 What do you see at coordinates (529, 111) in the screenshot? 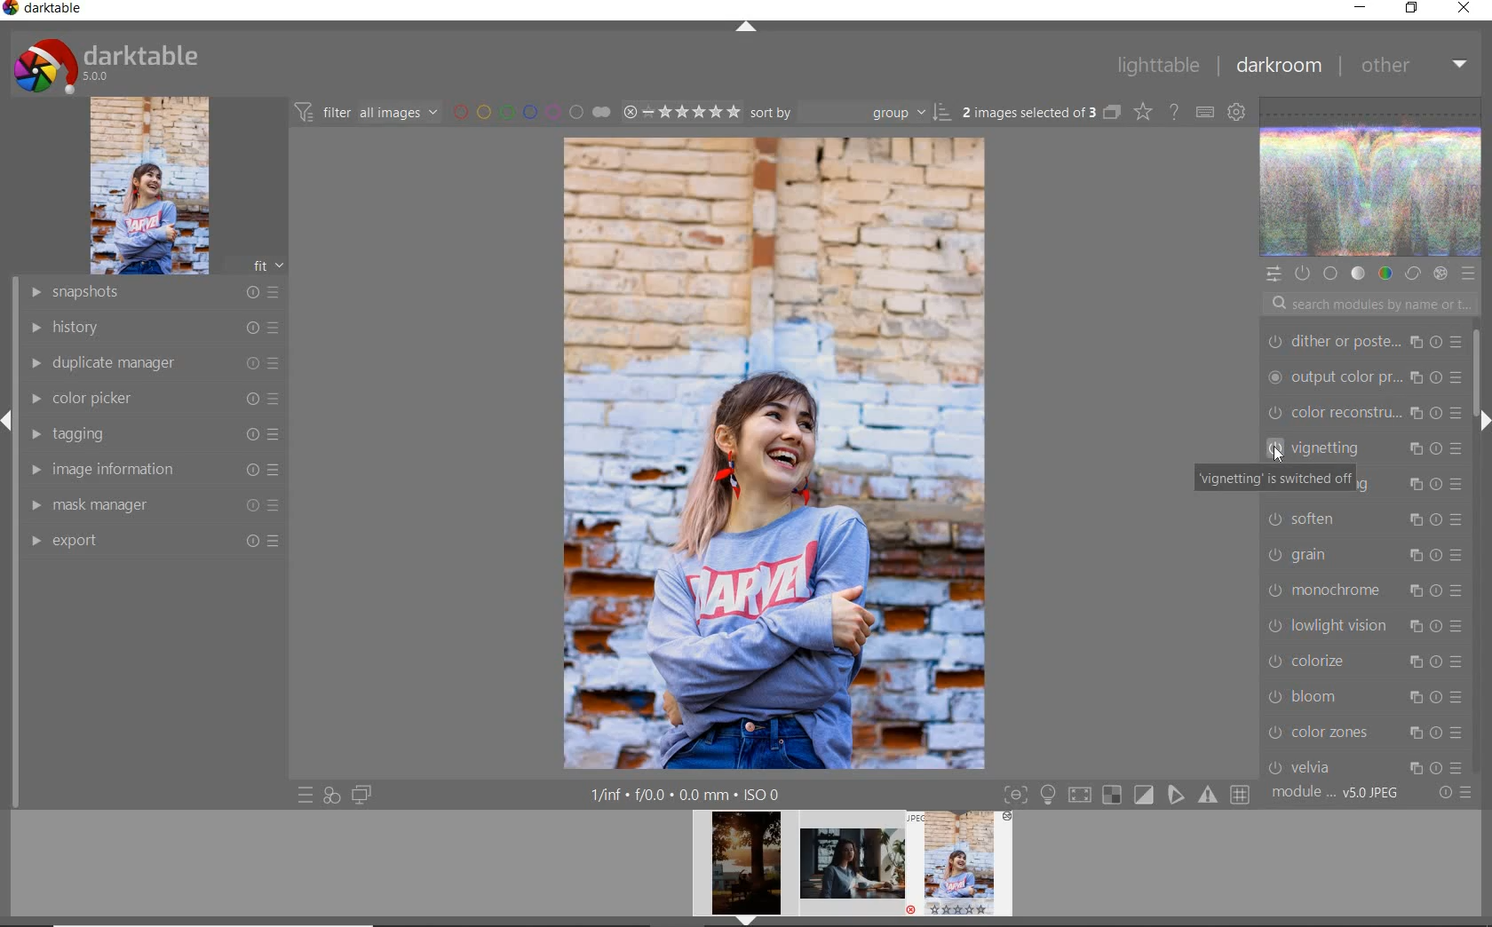
I see `filter by image color label` at bounding box center [529, 111].